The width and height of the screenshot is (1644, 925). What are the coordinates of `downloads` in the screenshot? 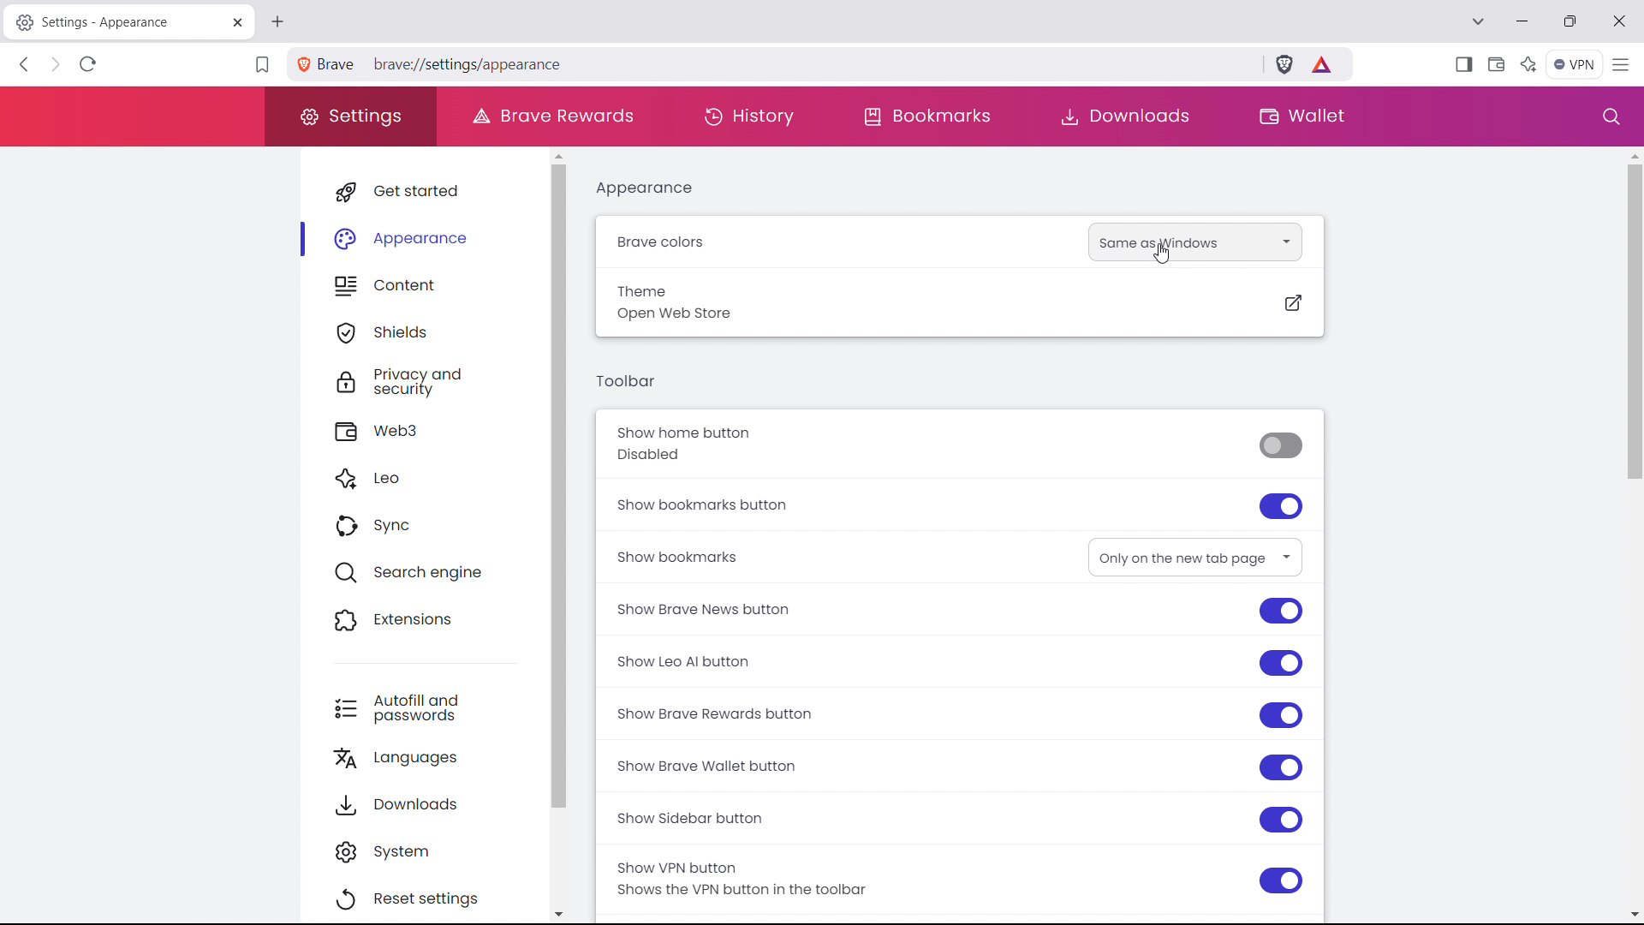 It's located at (1123, 117).